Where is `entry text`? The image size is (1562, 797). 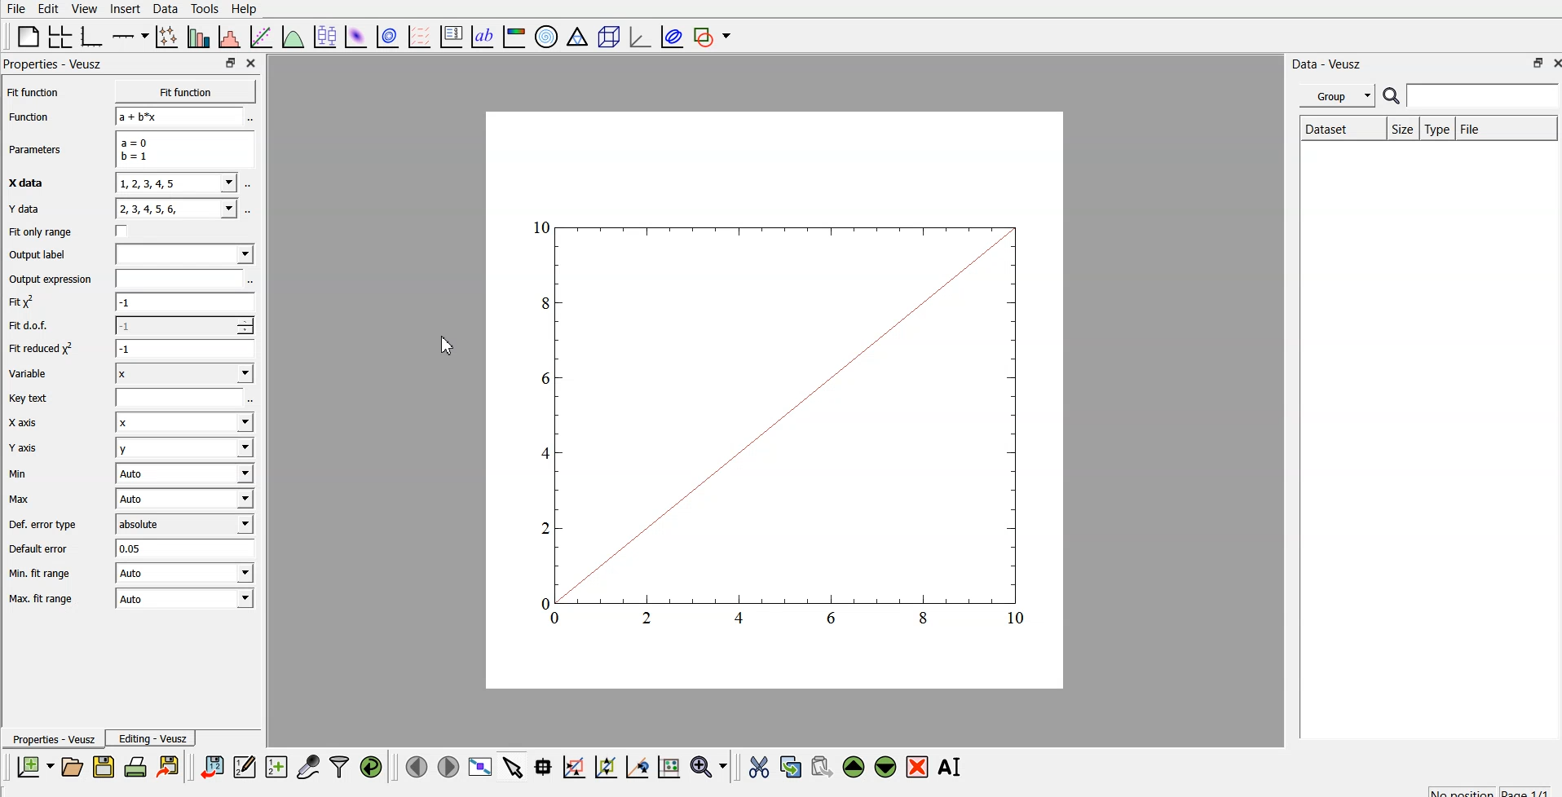 entry text is located at coordinates (185, 400).